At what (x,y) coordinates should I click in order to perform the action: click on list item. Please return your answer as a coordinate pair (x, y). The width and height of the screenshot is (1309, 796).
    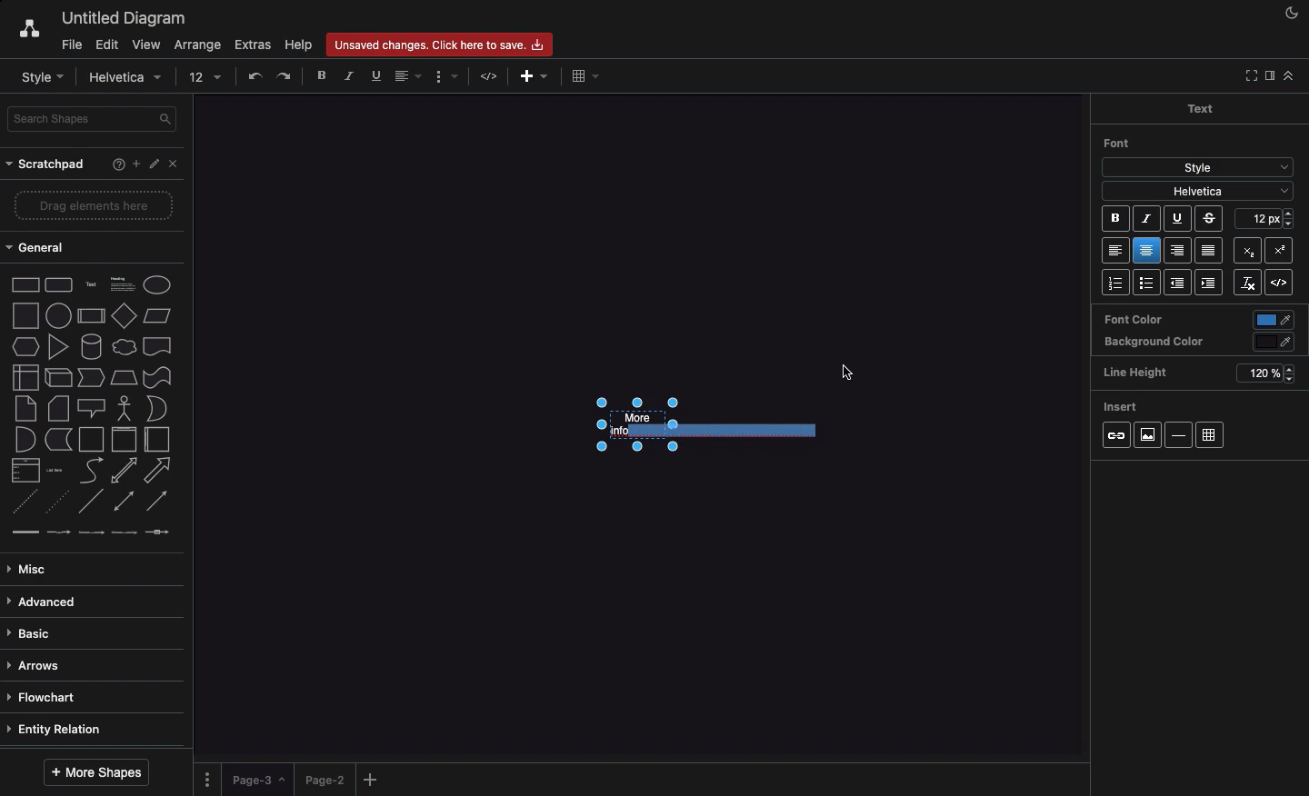
    Looking at the image, I should click on (55, 471).